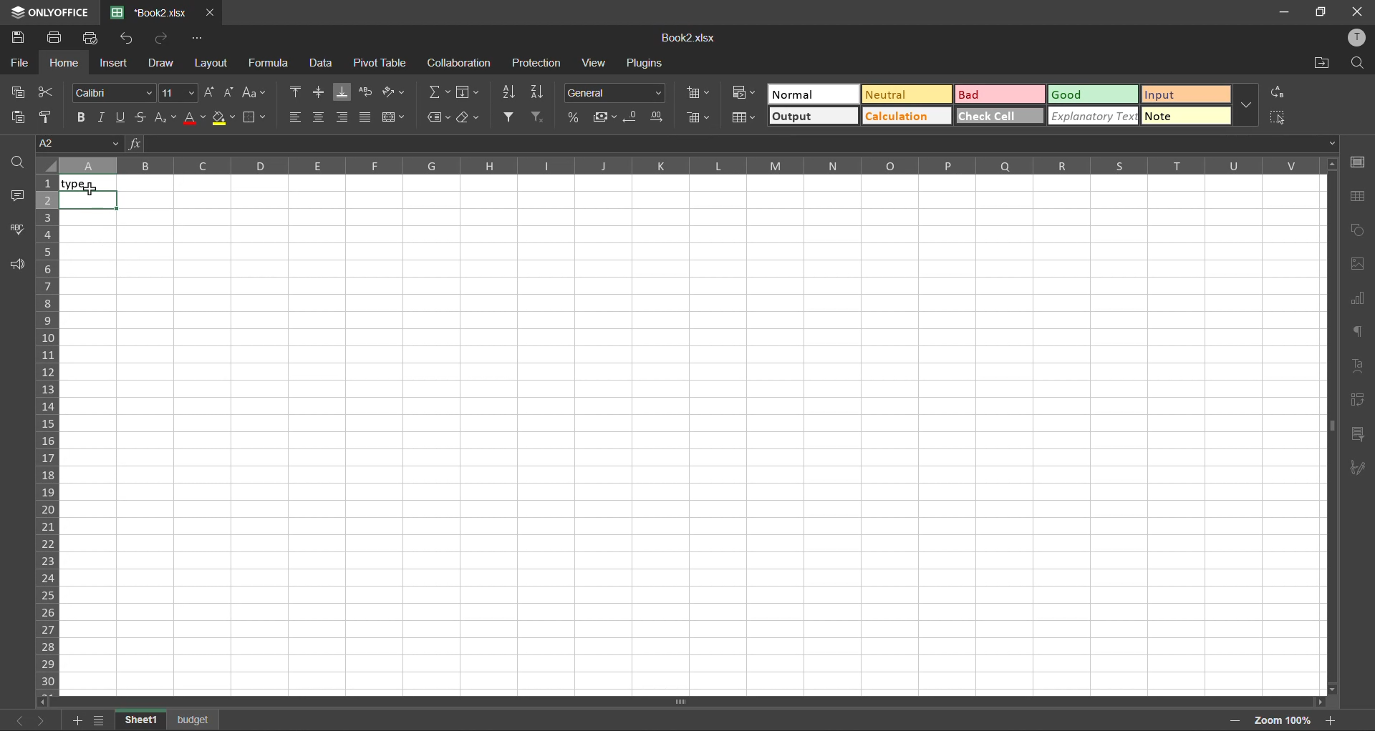 Image resolution: width=1375 pixels, height=731 pixels. What do you see at coordinates (296, 92) in the screenshot?
I see `align top` at bounding box center [296, 92].